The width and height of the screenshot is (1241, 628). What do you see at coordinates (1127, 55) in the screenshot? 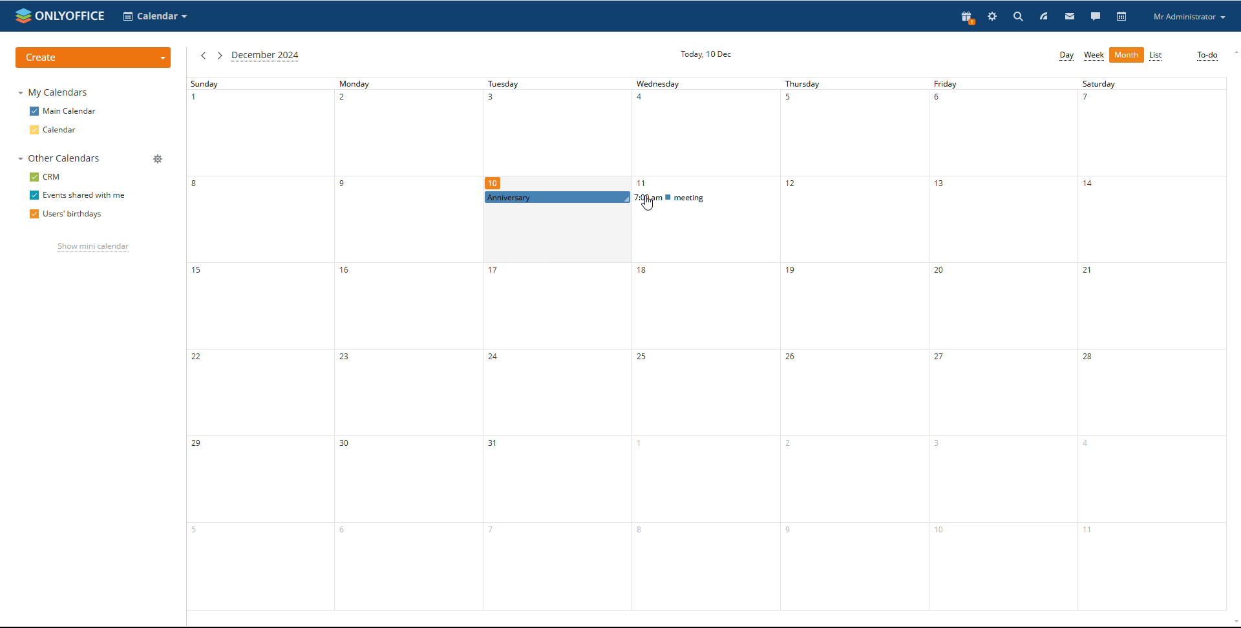
I see `month view` at bounding box center [1127, 55].